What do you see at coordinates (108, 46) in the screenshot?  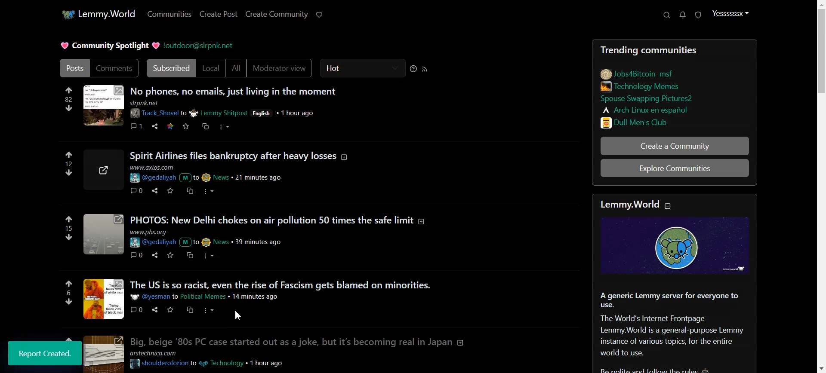 I see `Text` at bounding box center [108, 46].